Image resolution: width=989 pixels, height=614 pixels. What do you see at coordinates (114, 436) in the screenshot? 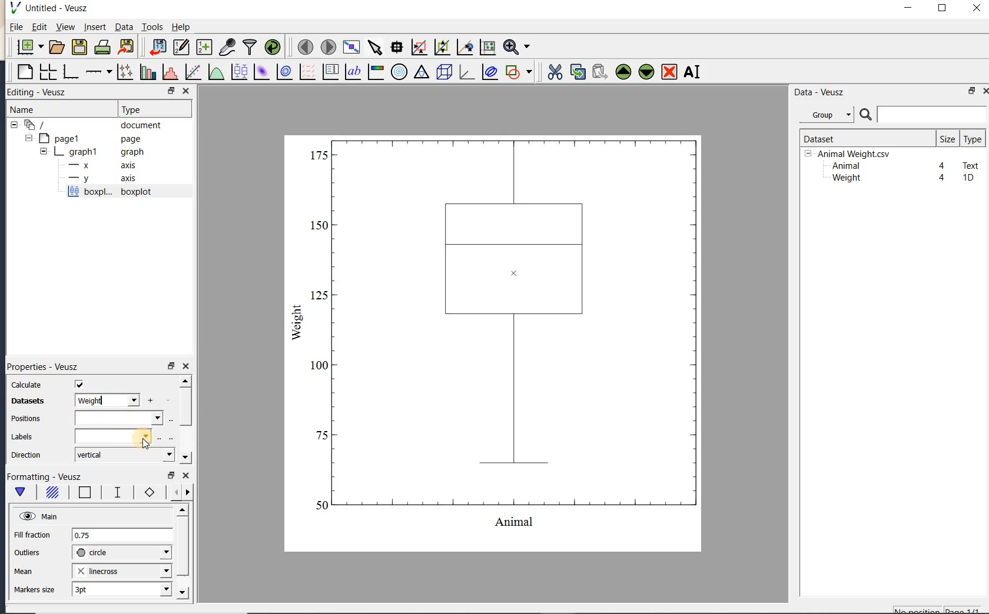
I see `input field` at bounding box center [114, 436].